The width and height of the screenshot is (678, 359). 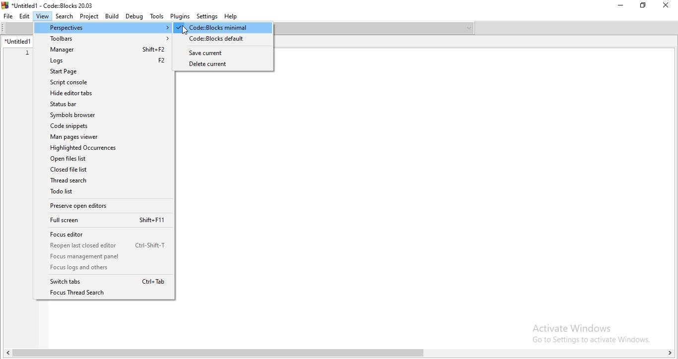 What do you see at coordinates (186, 31) in the screenshot?
I see `cursor on Code: Block minimal` at bounding box center [186, 31].